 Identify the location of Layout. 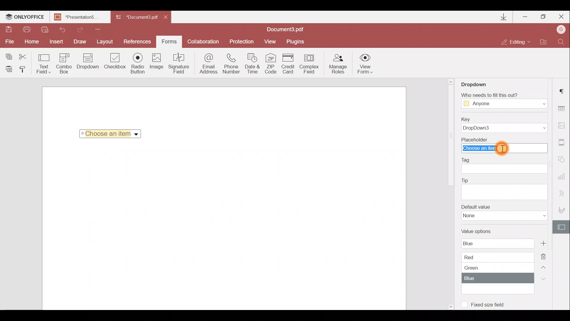
(107, 42).